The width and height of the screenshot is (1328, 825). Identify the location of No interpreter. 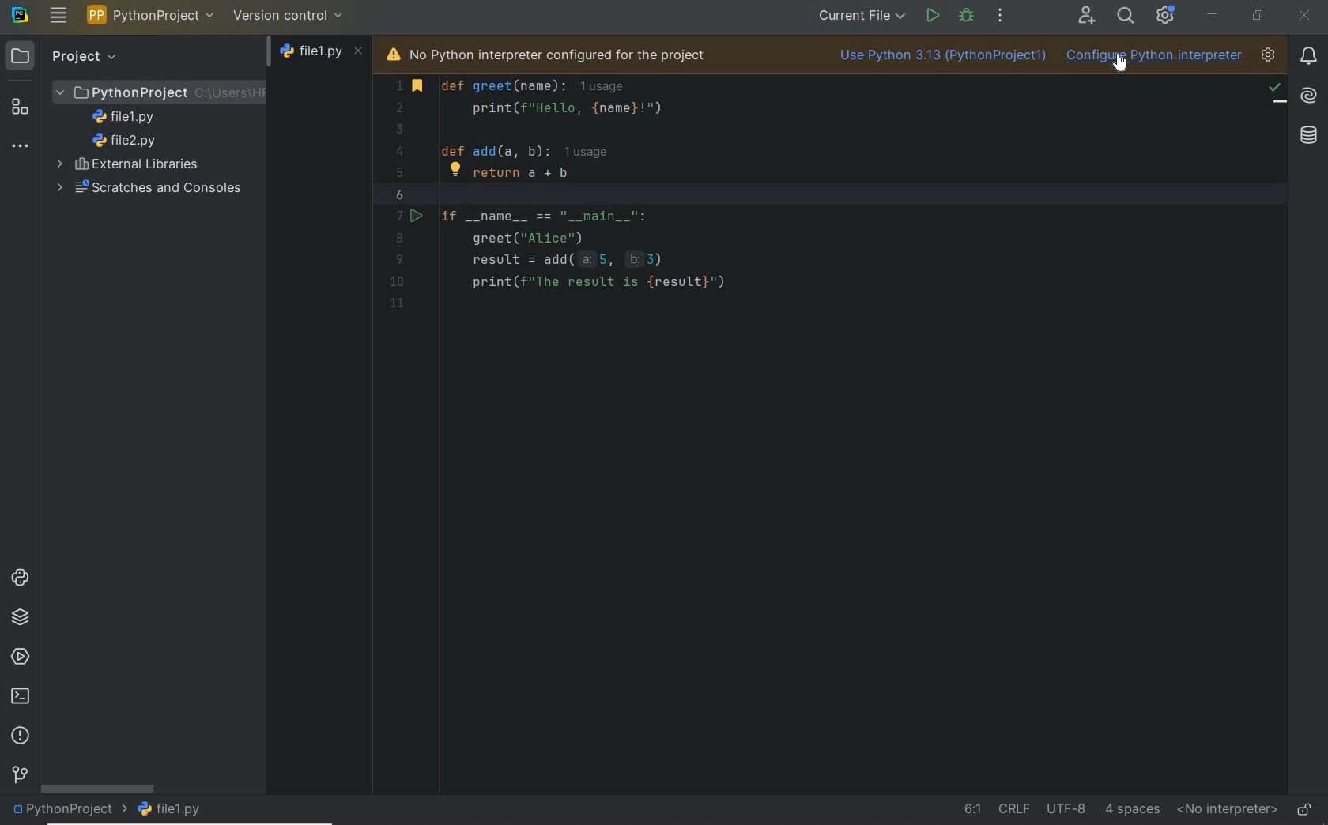
(1224, 810).